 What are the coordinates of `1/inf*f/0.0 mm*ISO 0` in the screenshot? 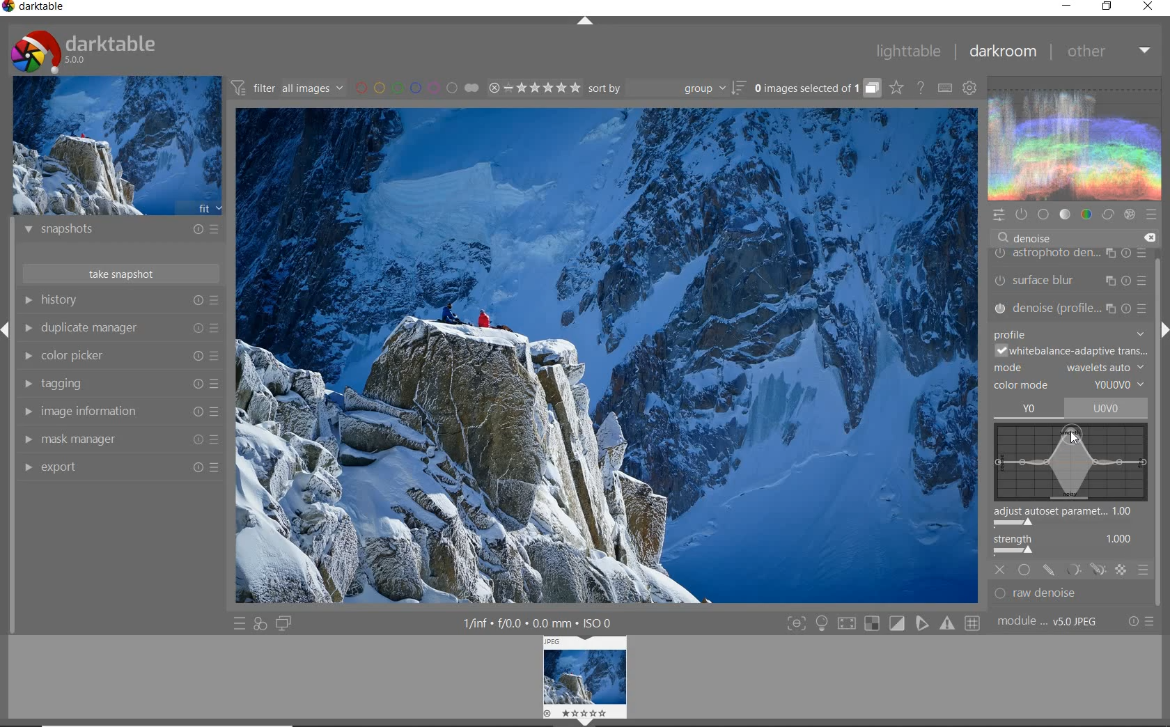 It's located at (543, 623).